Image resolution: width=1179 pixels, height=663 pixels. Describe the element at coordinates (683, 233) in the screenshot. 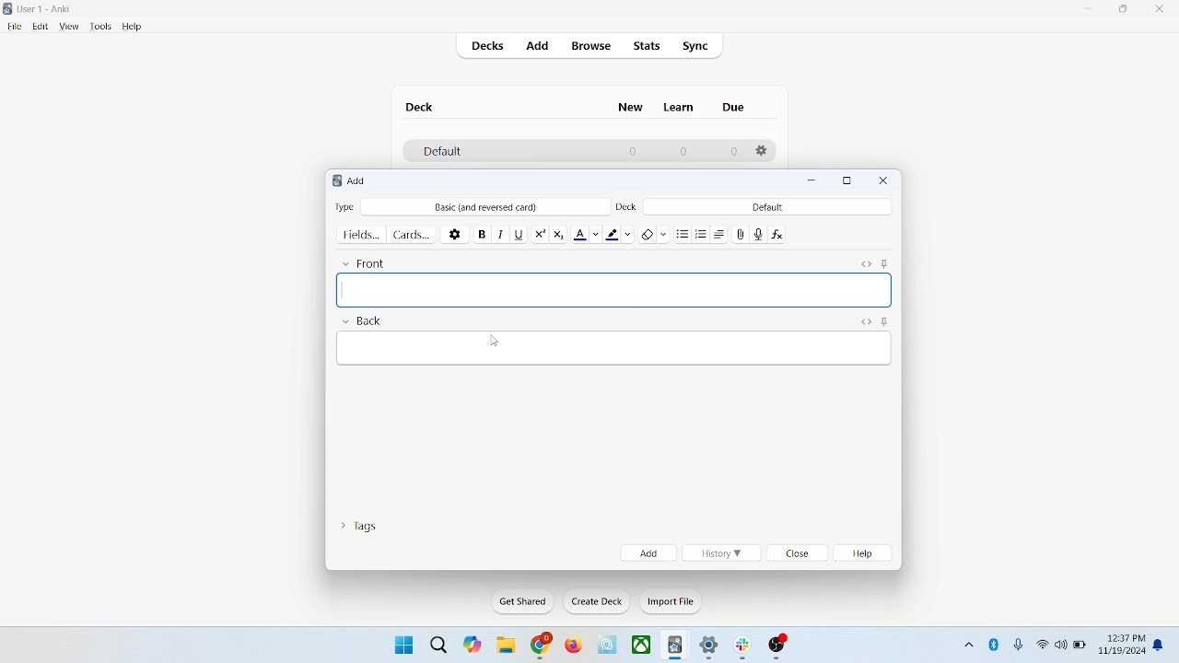

I see `unordered list` at that location.